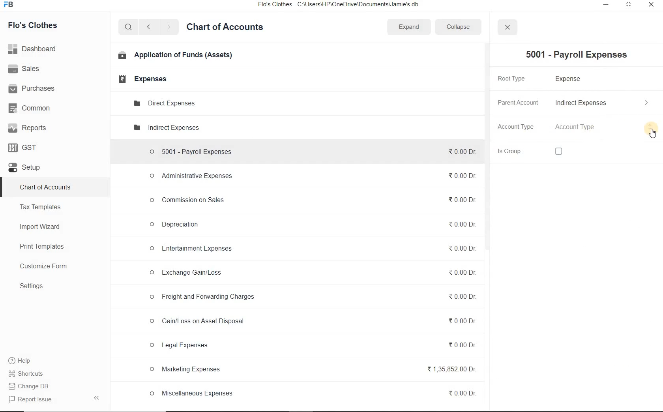  I want to click on Direct Expense, so click(163, 103).